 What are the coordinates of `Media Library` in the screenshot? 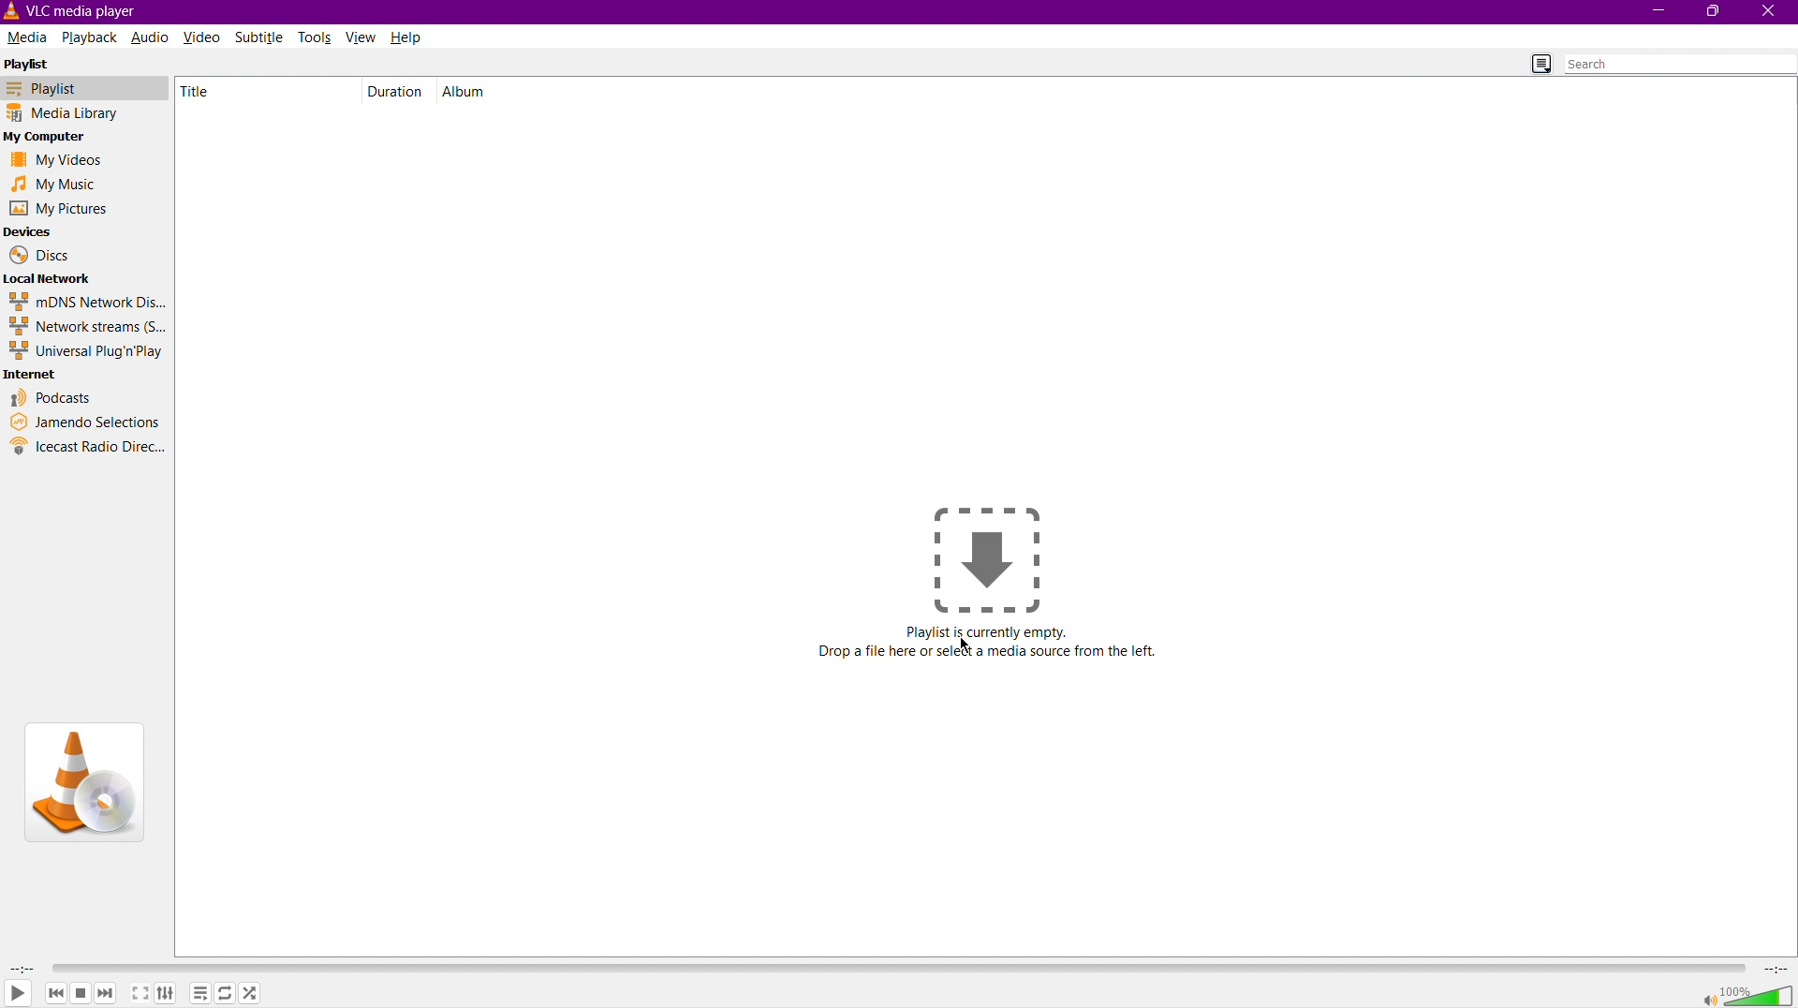 It's located at (85, 113).